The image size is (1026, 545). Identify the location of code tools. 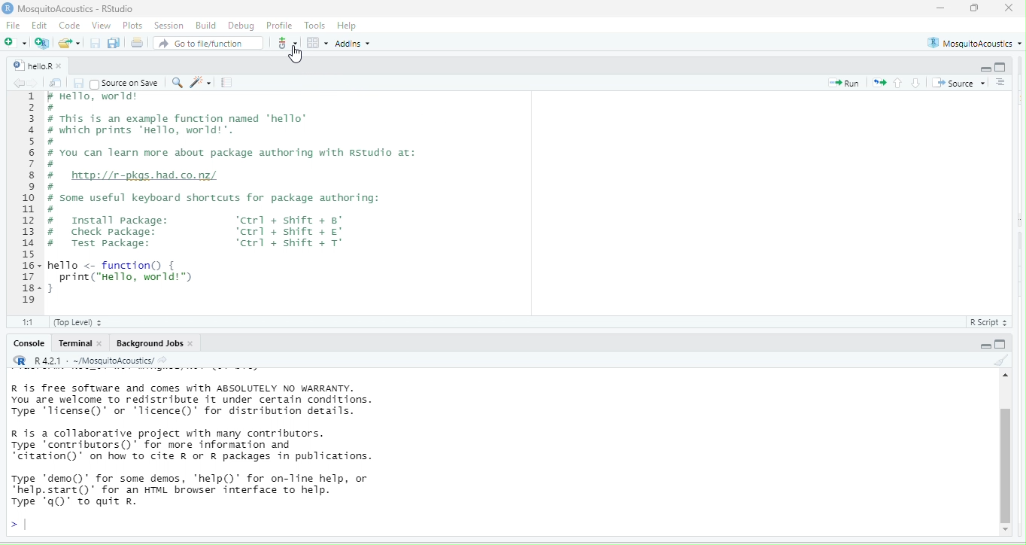
(202, 84).